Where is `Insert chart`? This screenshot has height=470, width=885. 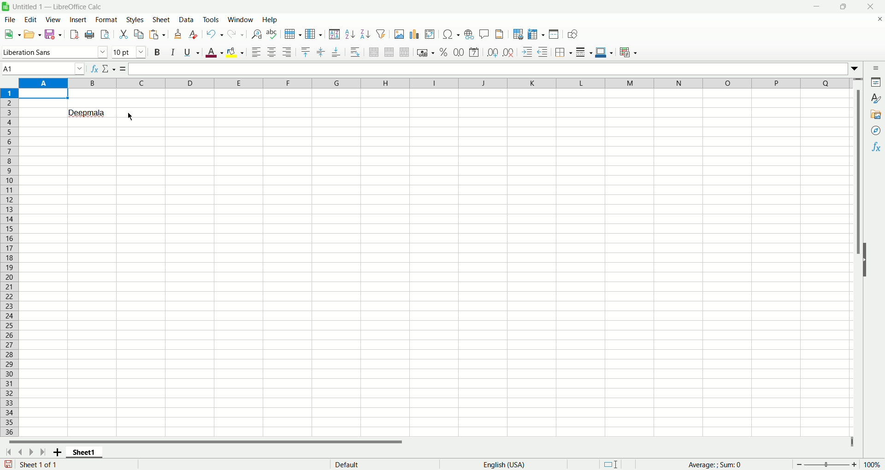 Insert chart is located at coordinates (416, 35).